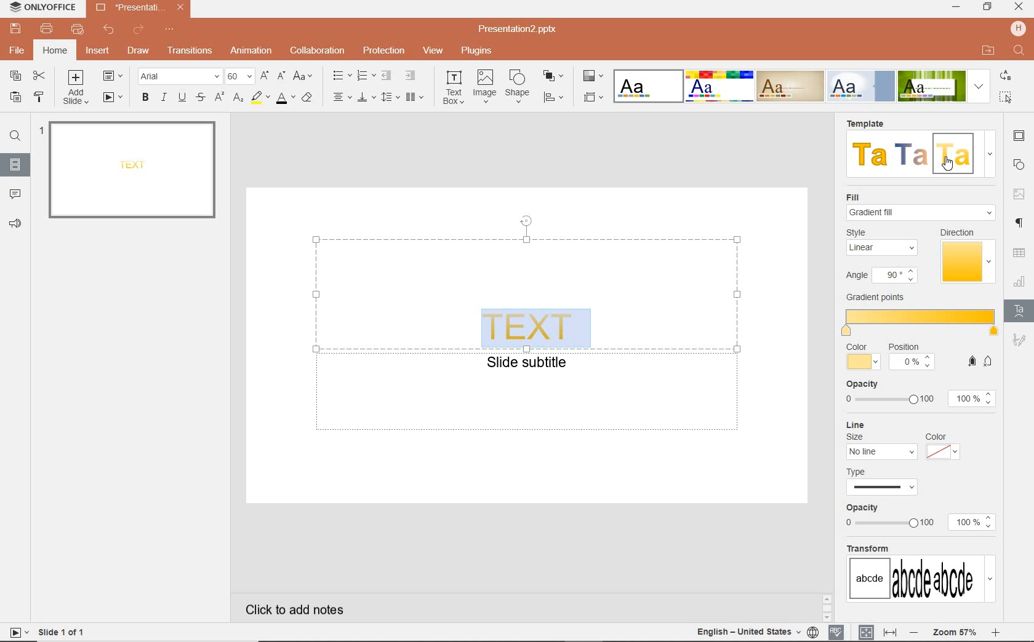 Image resolution: width=1034 pixels, height=642 pixels. I want to click on STRIKE THROUGH, so click(202, 97).